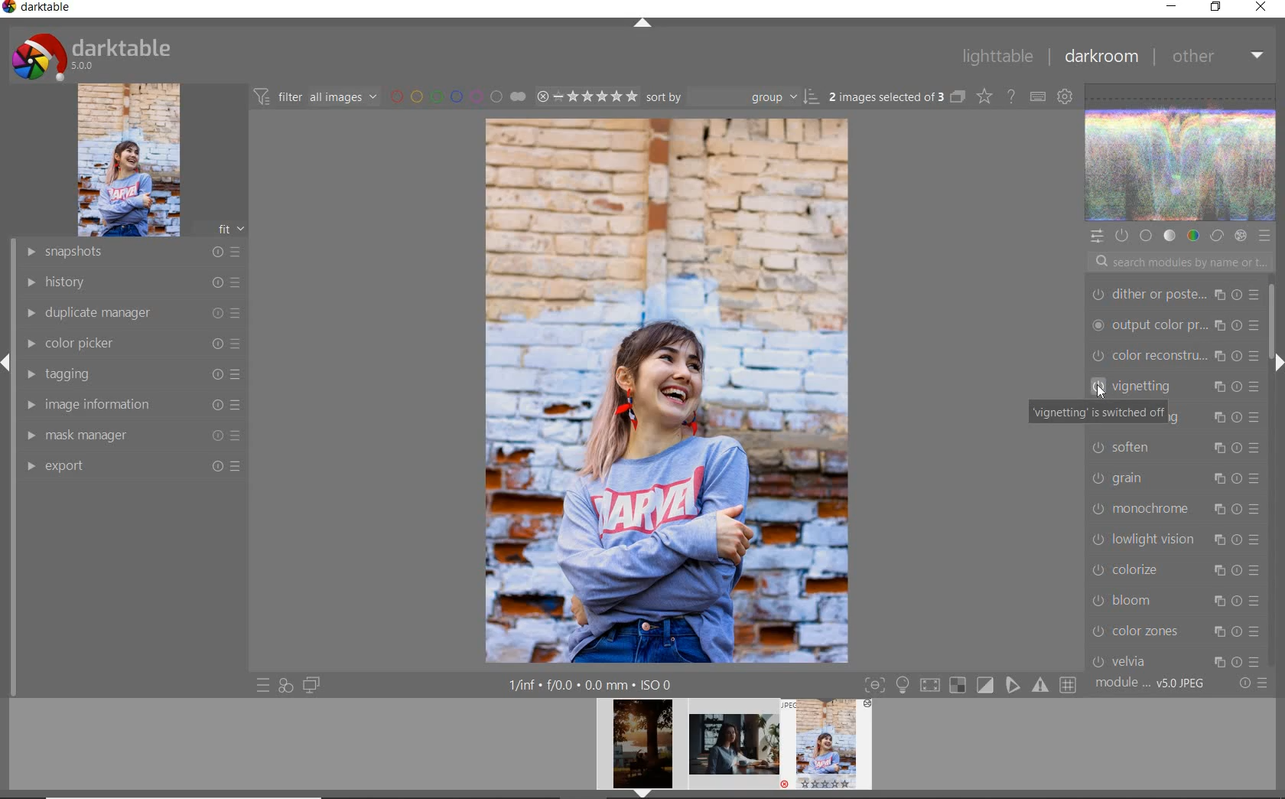  I want to click on graduated density, so click(1176, 293).